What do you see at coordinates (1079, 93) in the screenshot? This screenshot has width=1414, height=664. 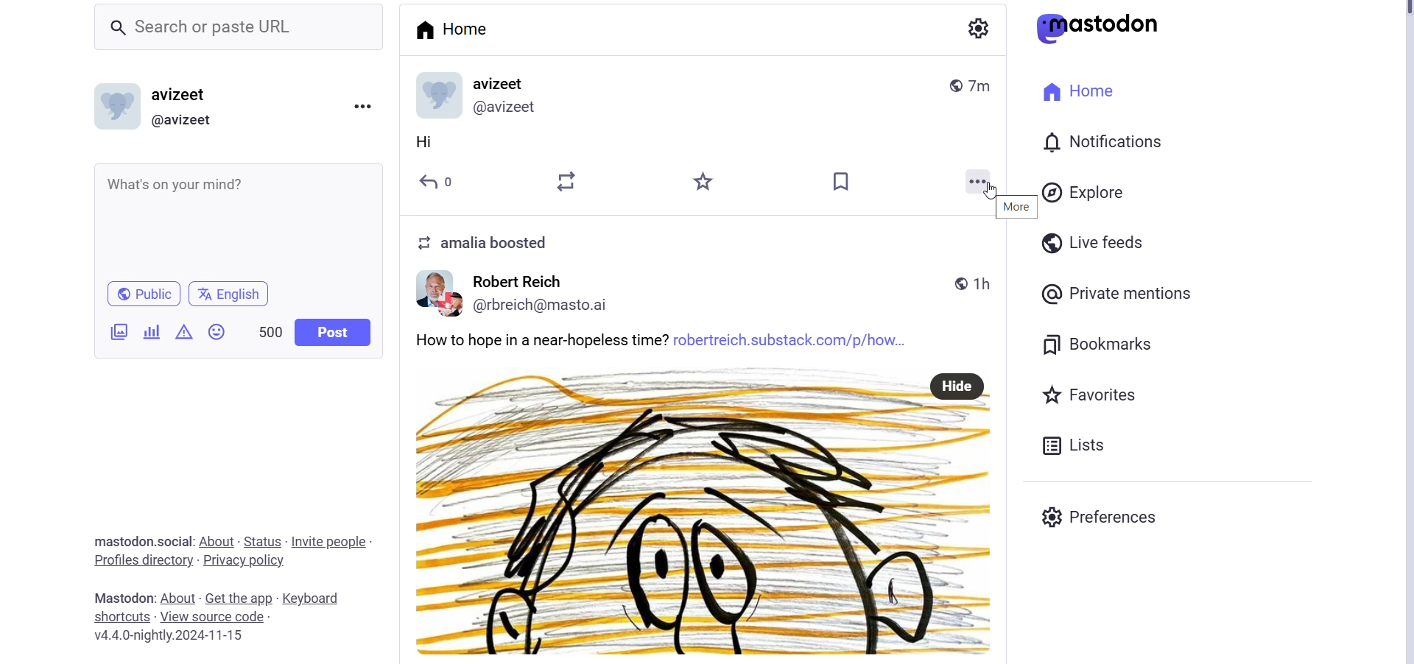 I see `Home` at bounding box center [1079, 93].